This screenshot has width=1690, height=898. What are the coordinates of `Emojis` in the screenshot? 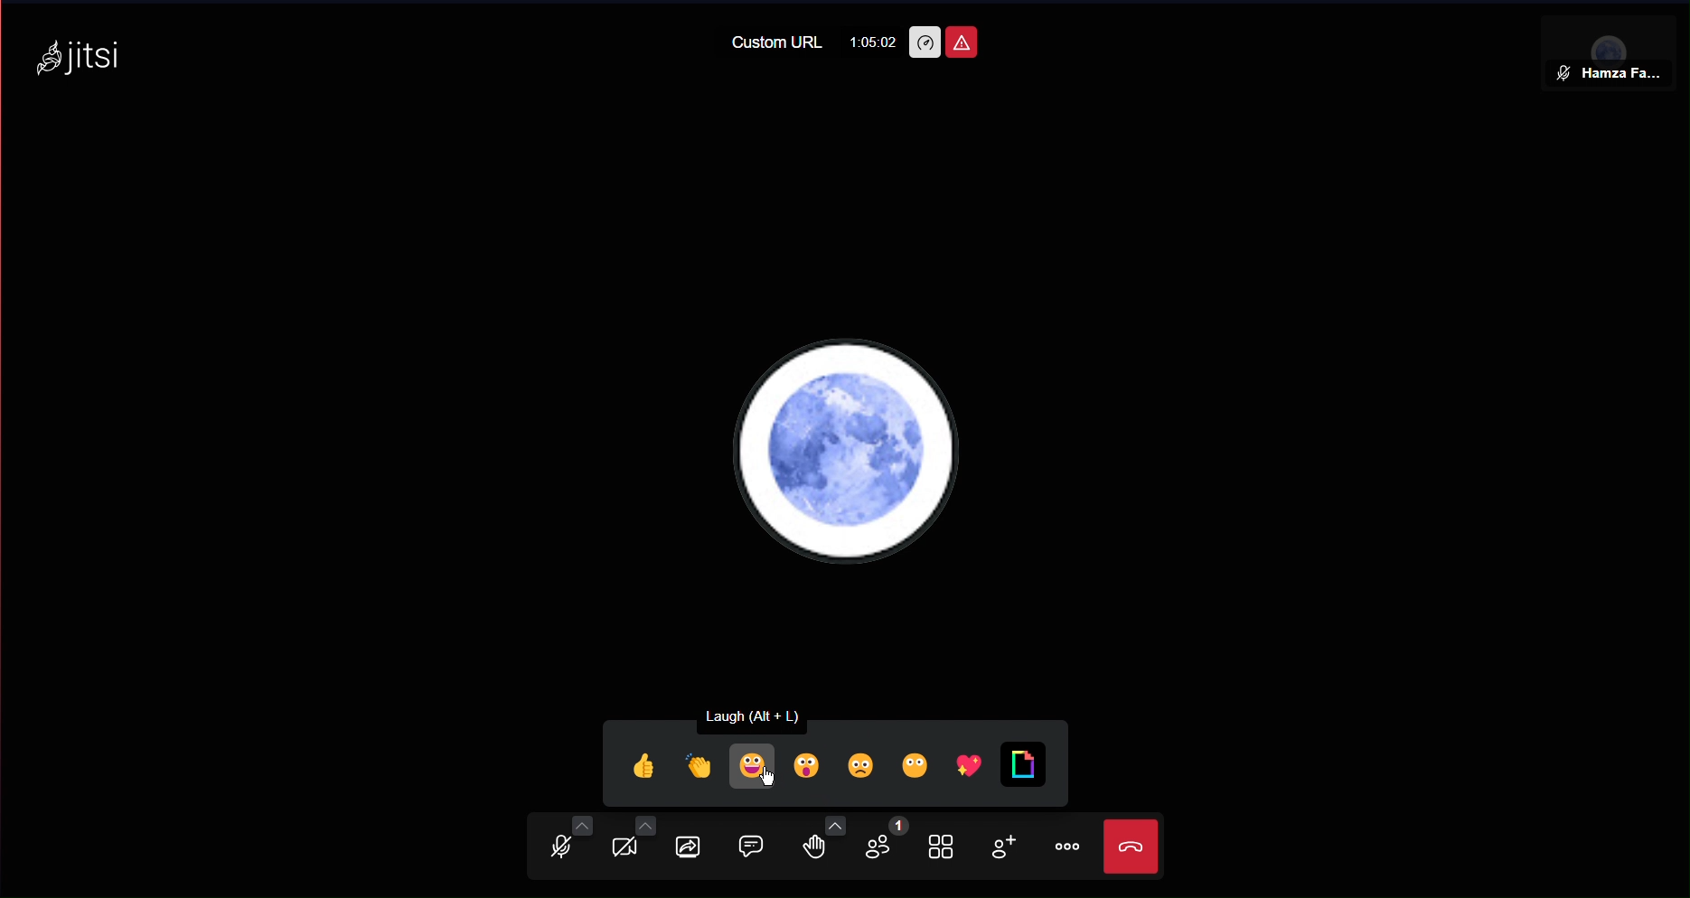 It's located at (829, 762).